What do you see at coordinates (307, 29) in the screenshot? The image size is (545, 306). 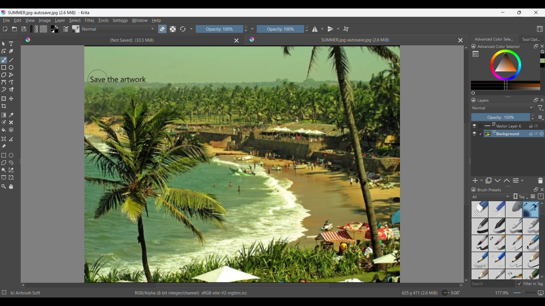 I see `Increase/Decrease opacity` at bounding box center [307, 29].